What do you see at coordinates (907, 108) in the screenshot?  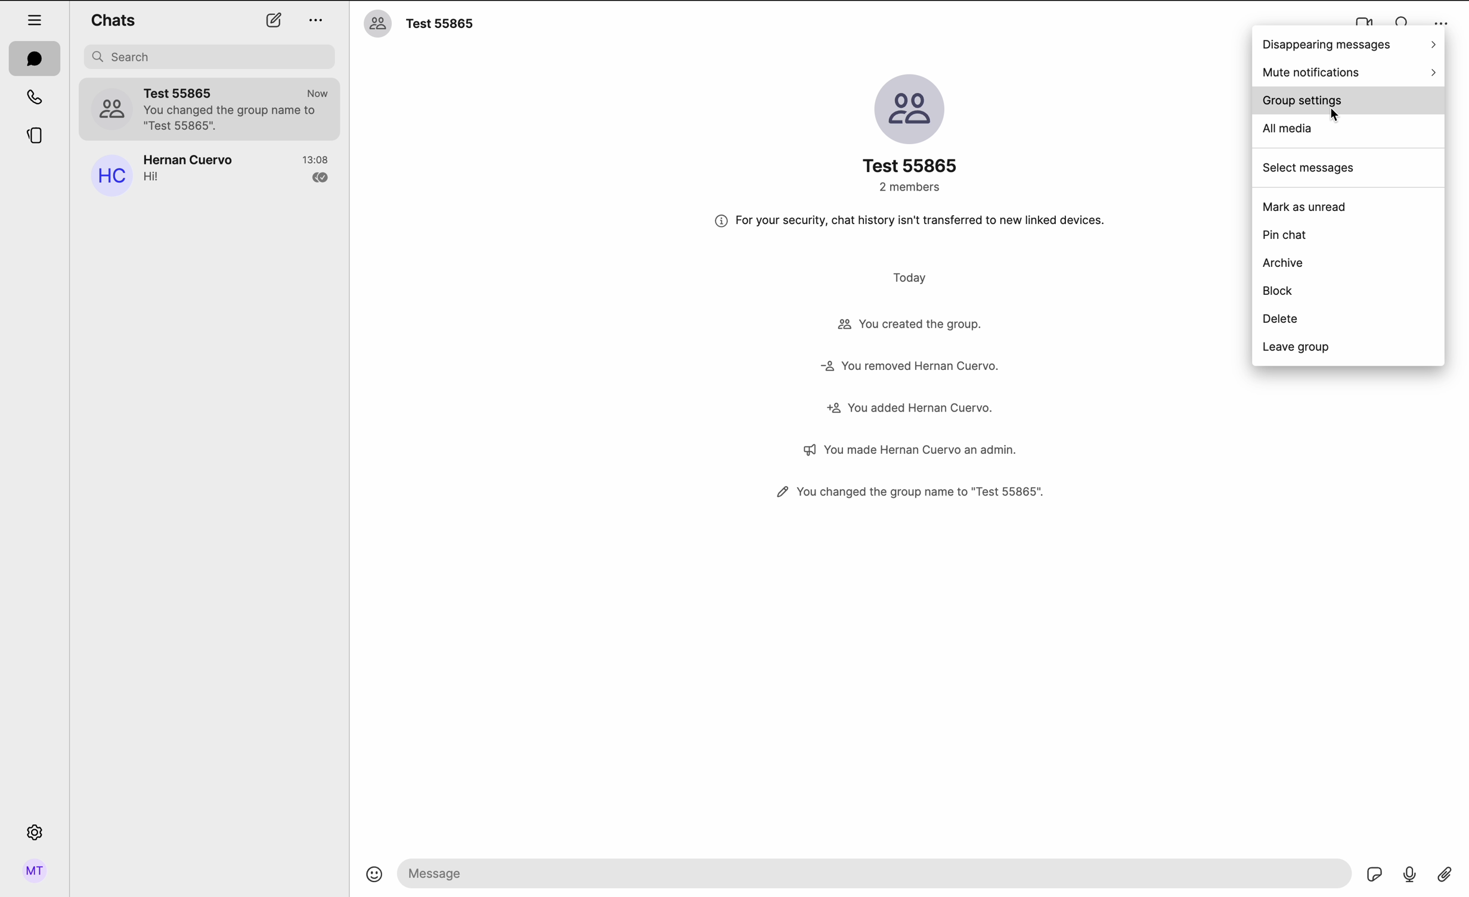 I see `image group` at bounding box center [907, 108].